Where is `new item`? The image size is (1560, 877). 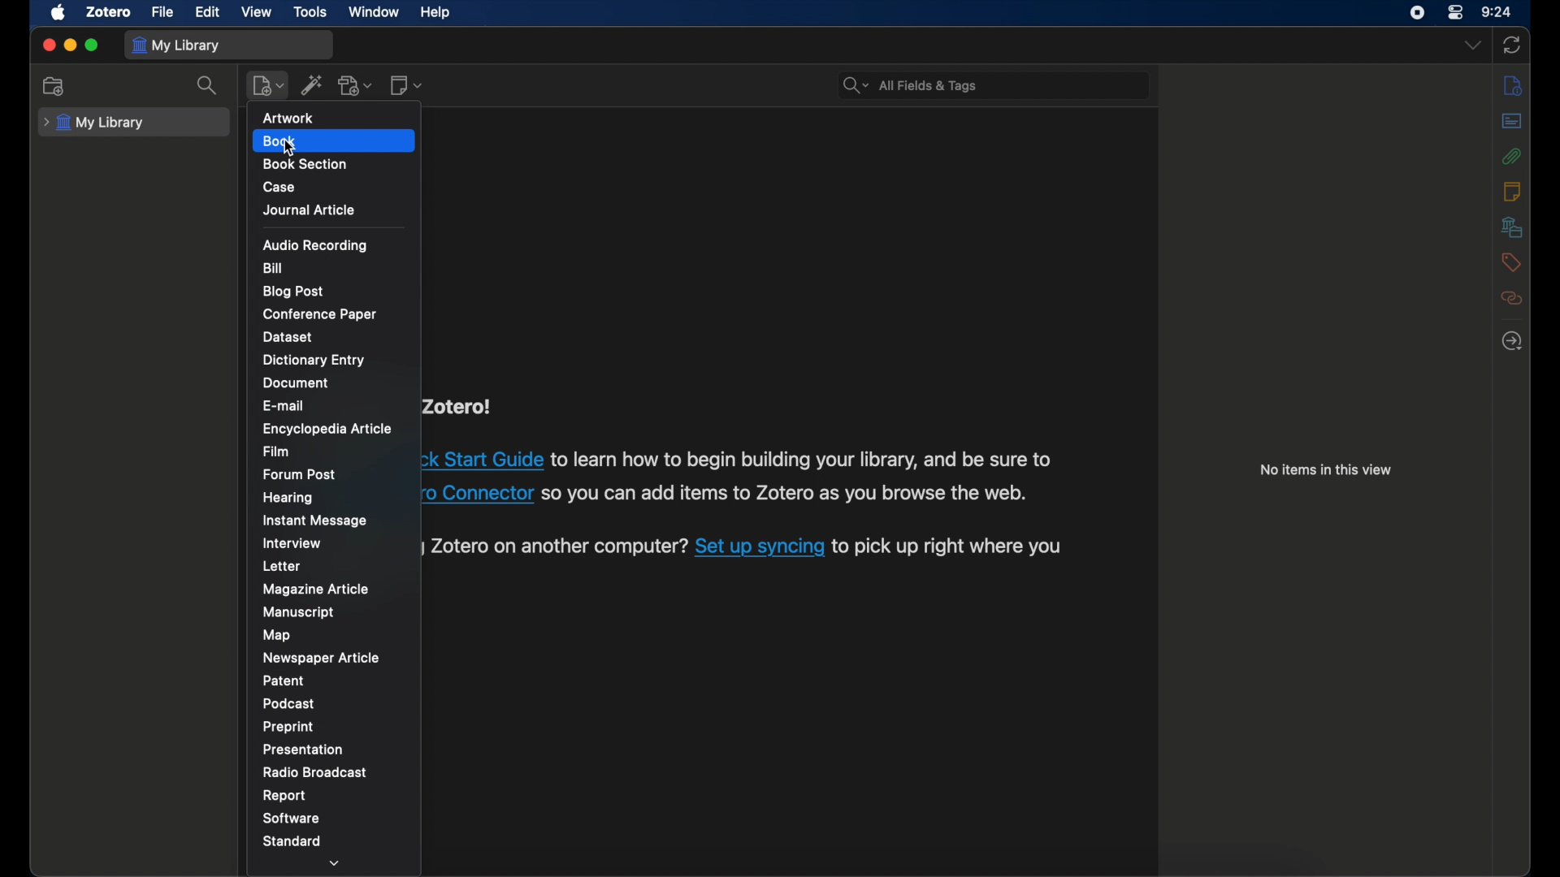
new item is located at coordinates (268, 87).